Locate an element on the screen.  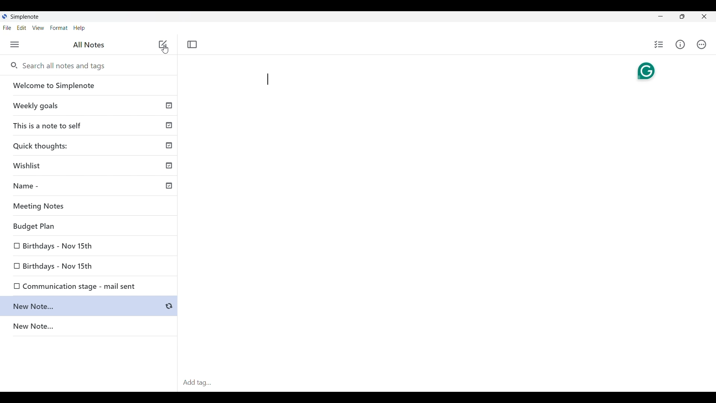
 Birthdays - Nov 15th is located at coordinates (89, 244).